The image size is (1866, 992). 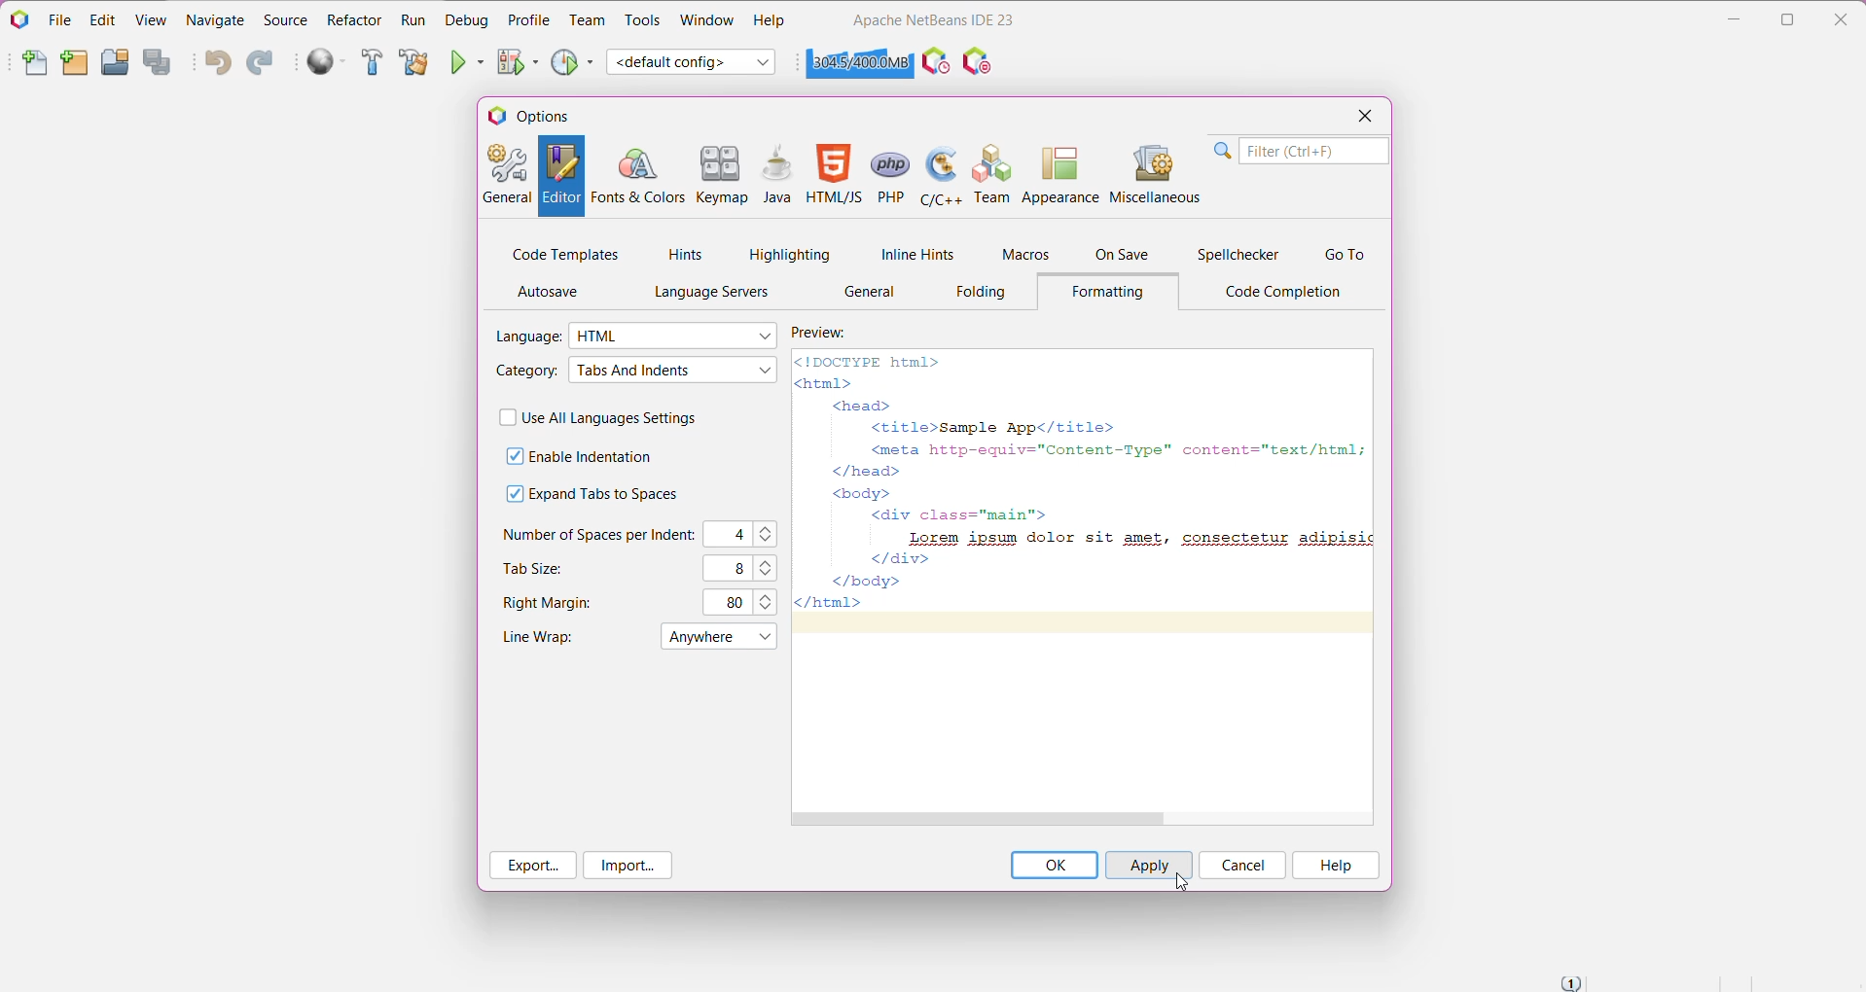 I want to click on </head>, so click(x=859, y=470).